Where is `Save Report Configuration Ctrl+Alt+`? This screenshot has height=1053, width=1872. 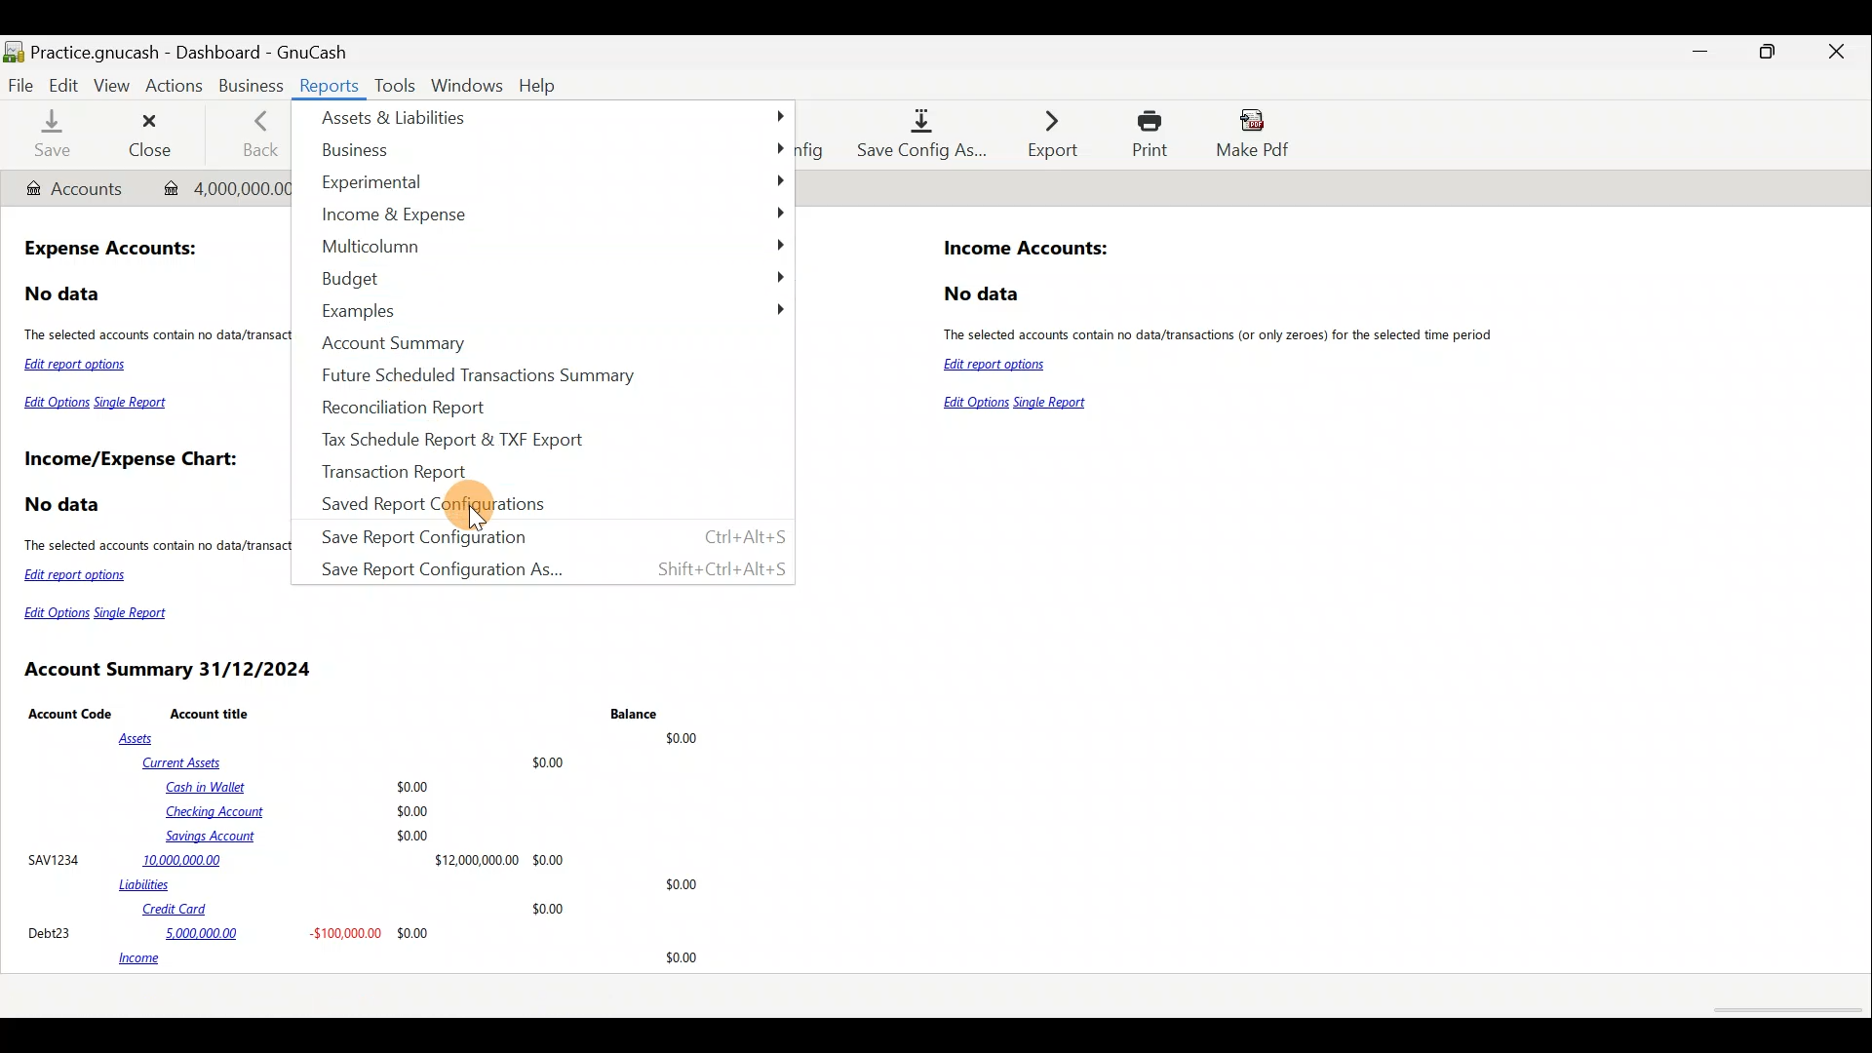
Save Report Configuration Ctrl+Alt+ is located at coordinates (547, 538).